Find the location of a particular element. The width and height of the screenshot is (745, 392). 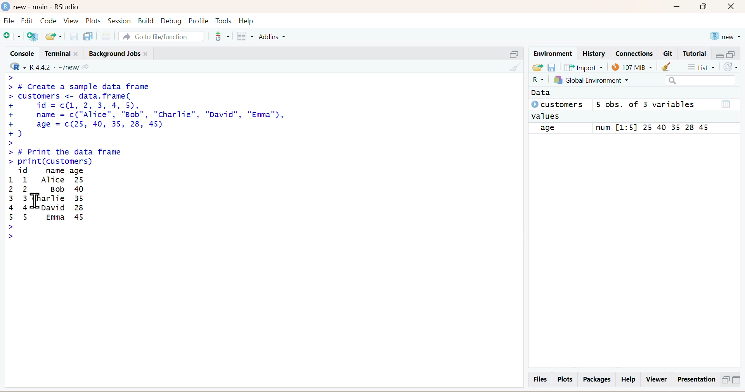

new is located at coordinates (725, 35).